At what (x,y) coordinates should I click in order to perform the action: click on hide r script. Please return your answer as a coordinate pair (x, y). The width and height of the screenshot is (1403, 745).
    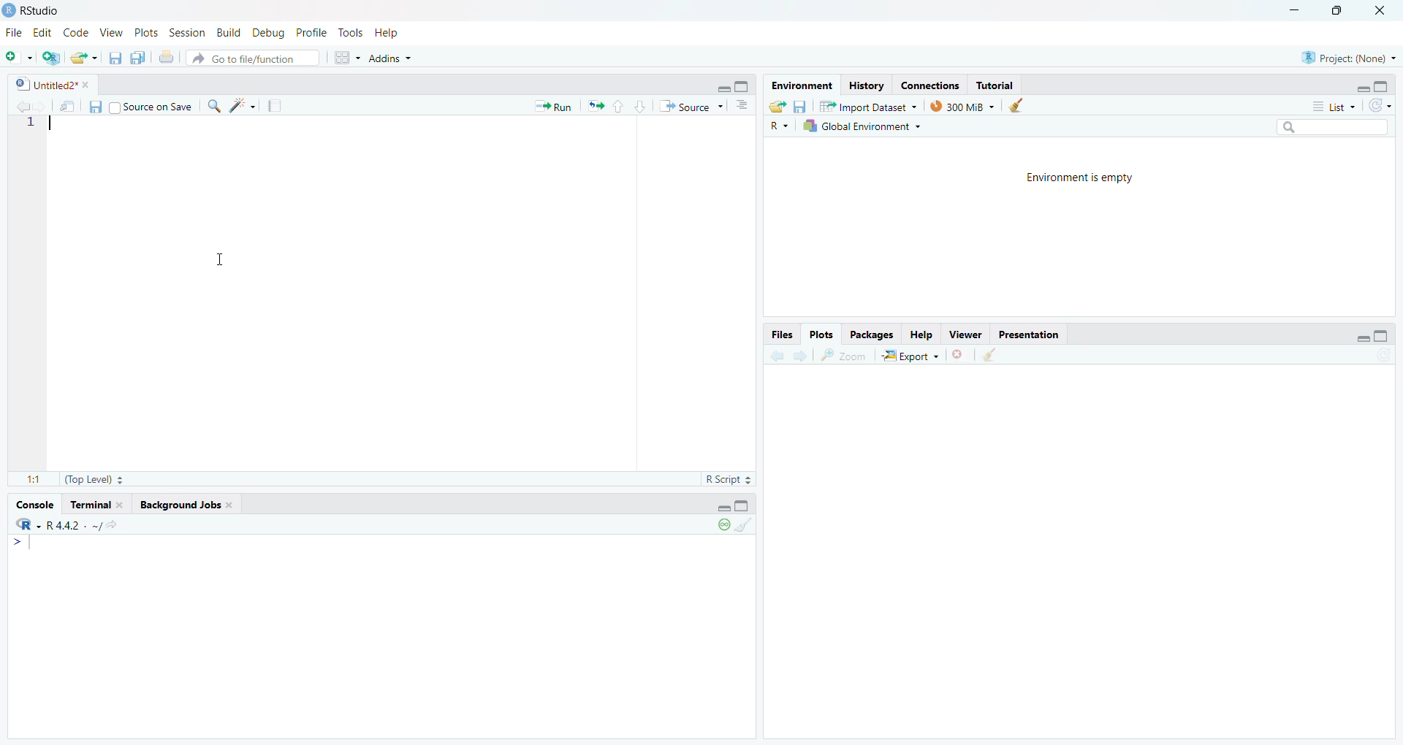
    Looking at the image, I should click on (1361, 336).